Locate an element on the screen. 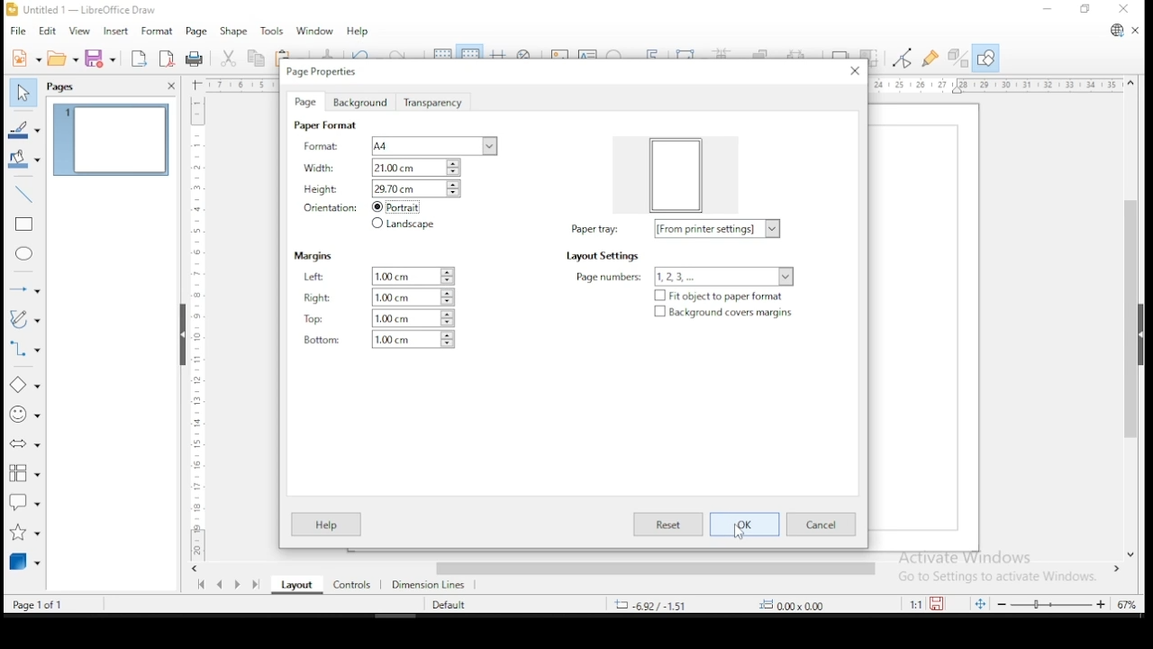 The image size is (1153, 649). lines and arrows is located at coordinates (24, 287).